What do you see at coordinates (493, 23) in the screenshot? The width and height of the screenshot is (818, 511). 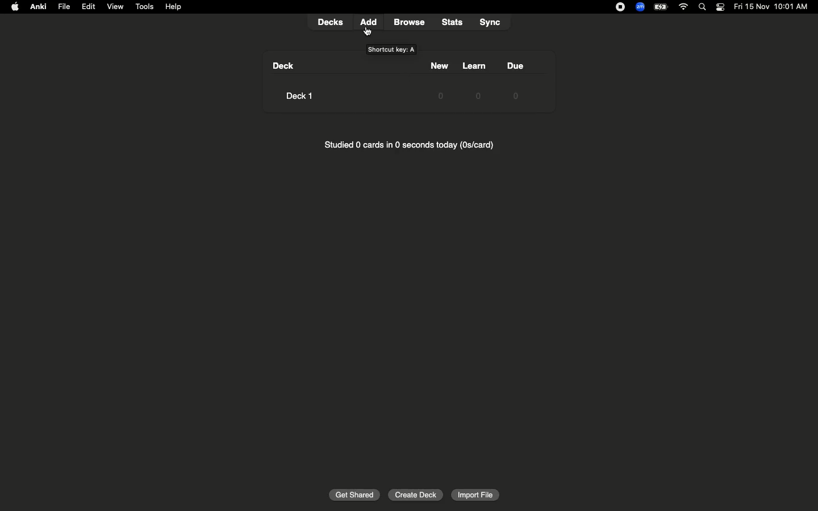 I see `Sync` at bounding box center [493, 23].